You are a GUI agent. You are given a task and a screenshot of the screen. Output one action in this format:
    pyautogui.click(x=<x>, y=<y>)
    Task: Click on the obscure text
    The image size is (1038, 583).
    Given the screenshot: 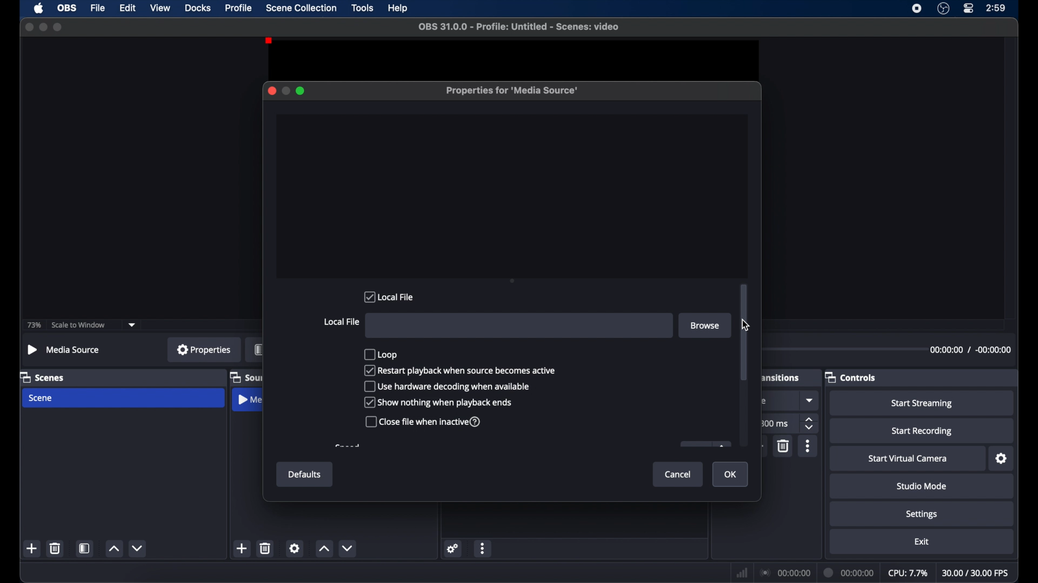 What is the action you would take?
    pyautogui.click(x=762, y=401)
    